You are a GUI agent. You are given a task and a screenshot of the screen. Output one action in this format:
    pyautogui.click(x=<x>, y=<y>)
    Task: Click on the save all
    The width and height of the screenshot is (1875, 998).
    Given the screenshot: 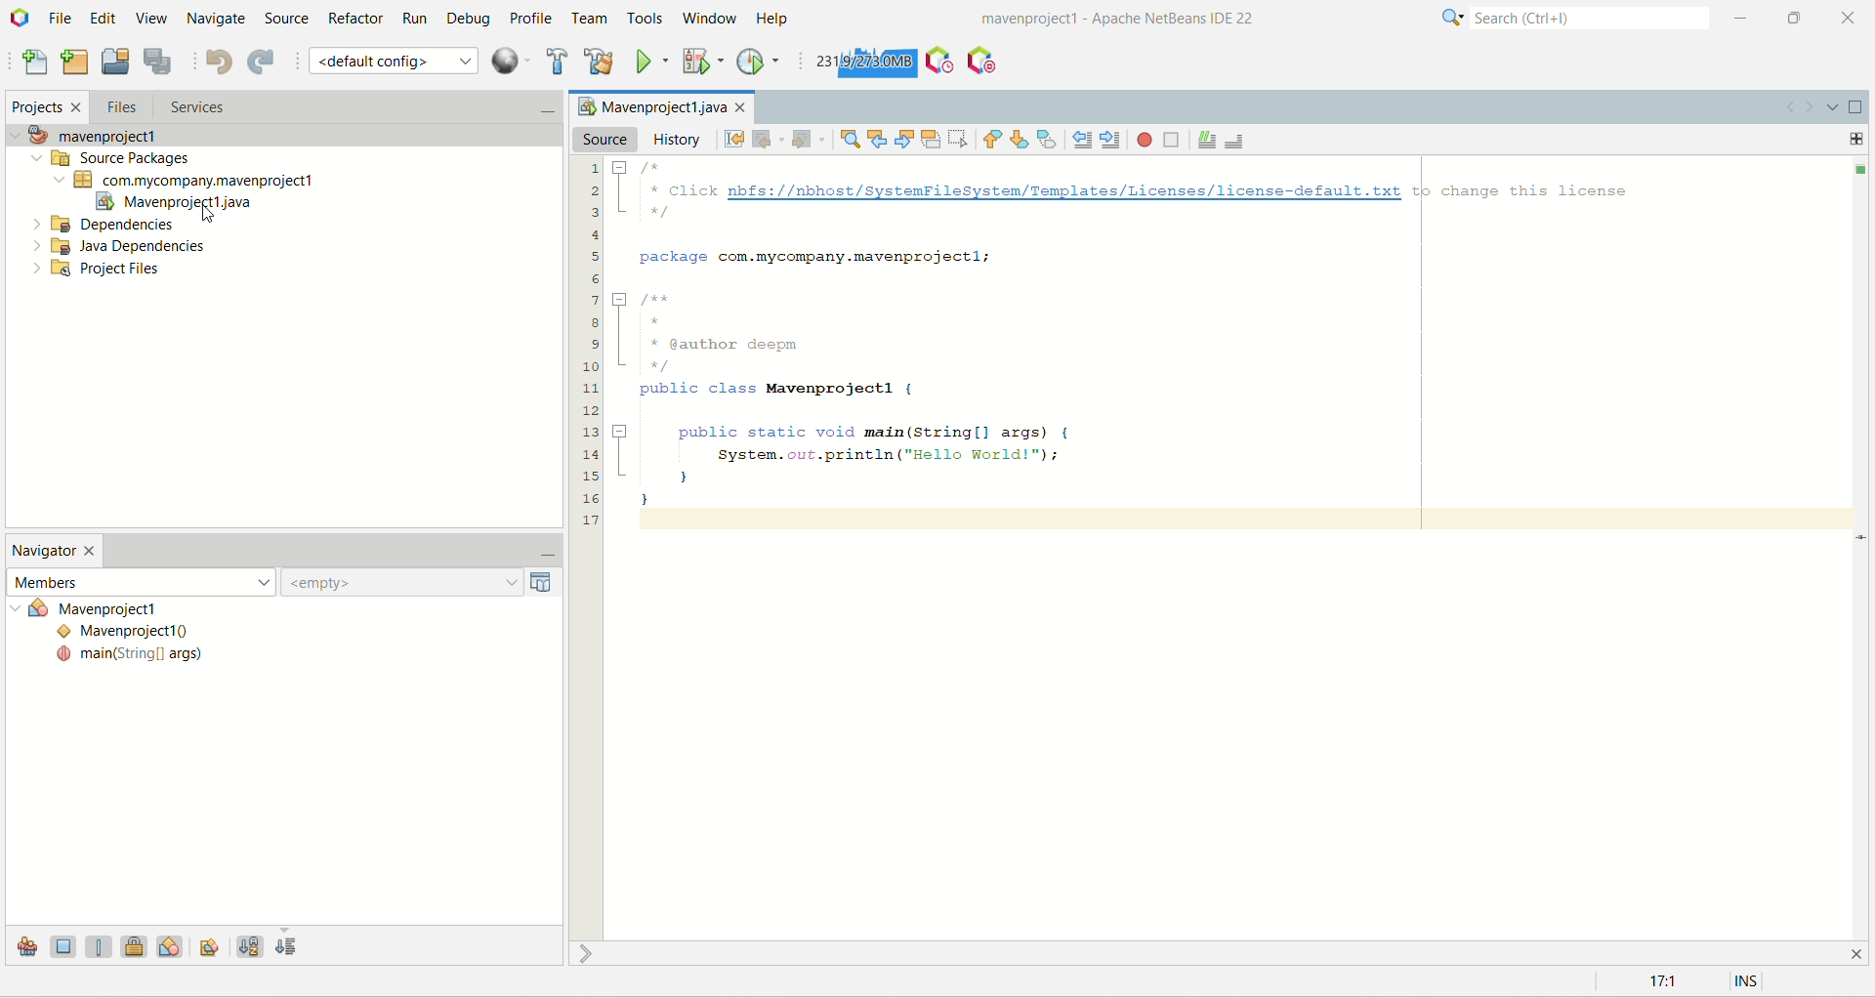 What is the action you would take?
    pyautogui.click(x=157, y=62)
    